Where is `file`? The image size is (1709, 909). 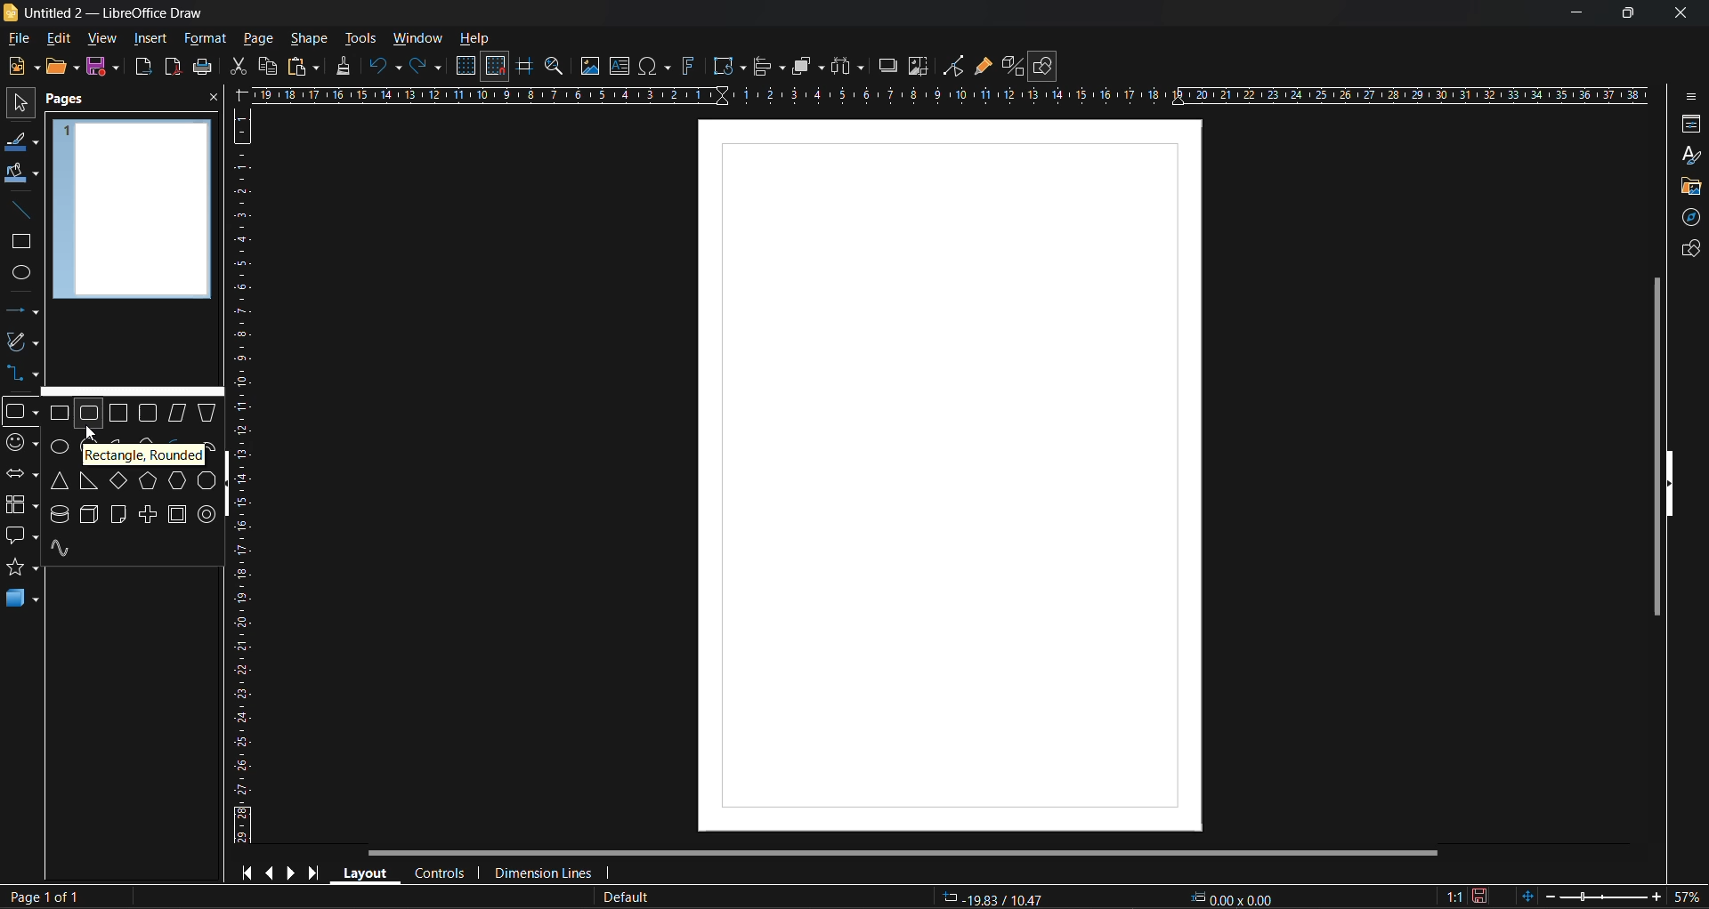 file is located at coordinates (21, 40).